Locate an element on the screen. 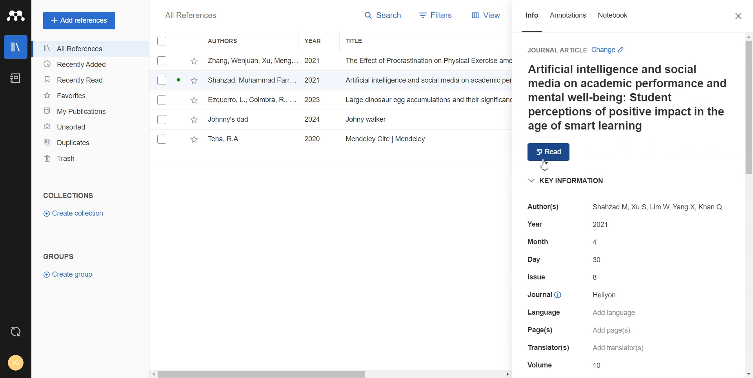  Duplicates is located at coordinates (89, 142).